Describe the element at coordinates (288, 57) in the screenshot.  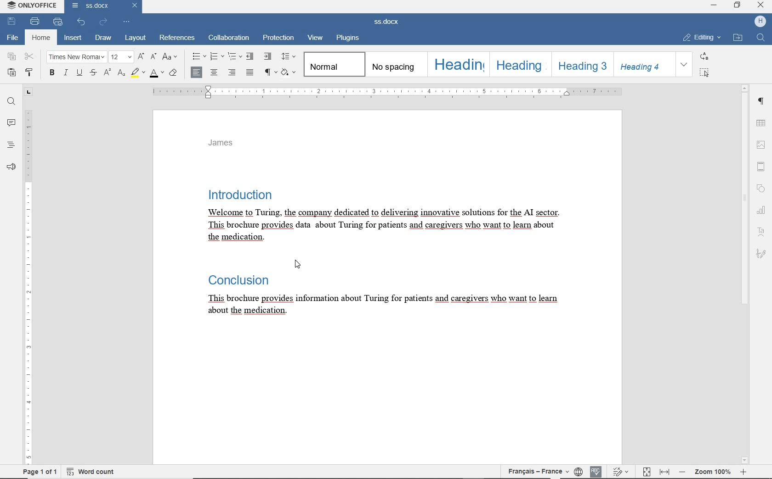
I see `PARAGRAPH LINE SPACING` at that location.